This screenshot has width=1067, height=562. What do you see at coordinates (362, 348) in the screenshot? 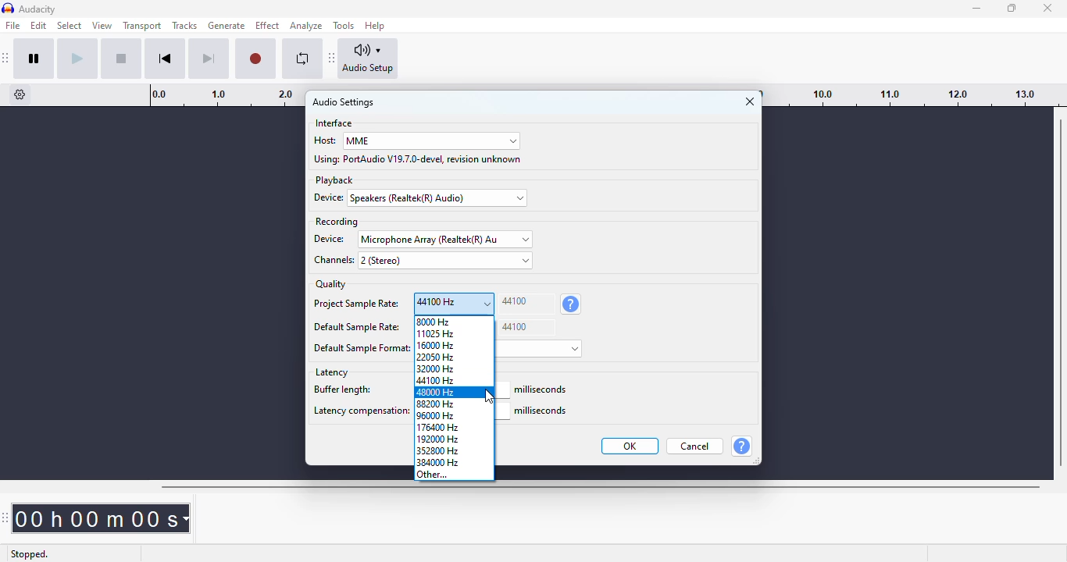
I see `` at bounding box center [362, 348].